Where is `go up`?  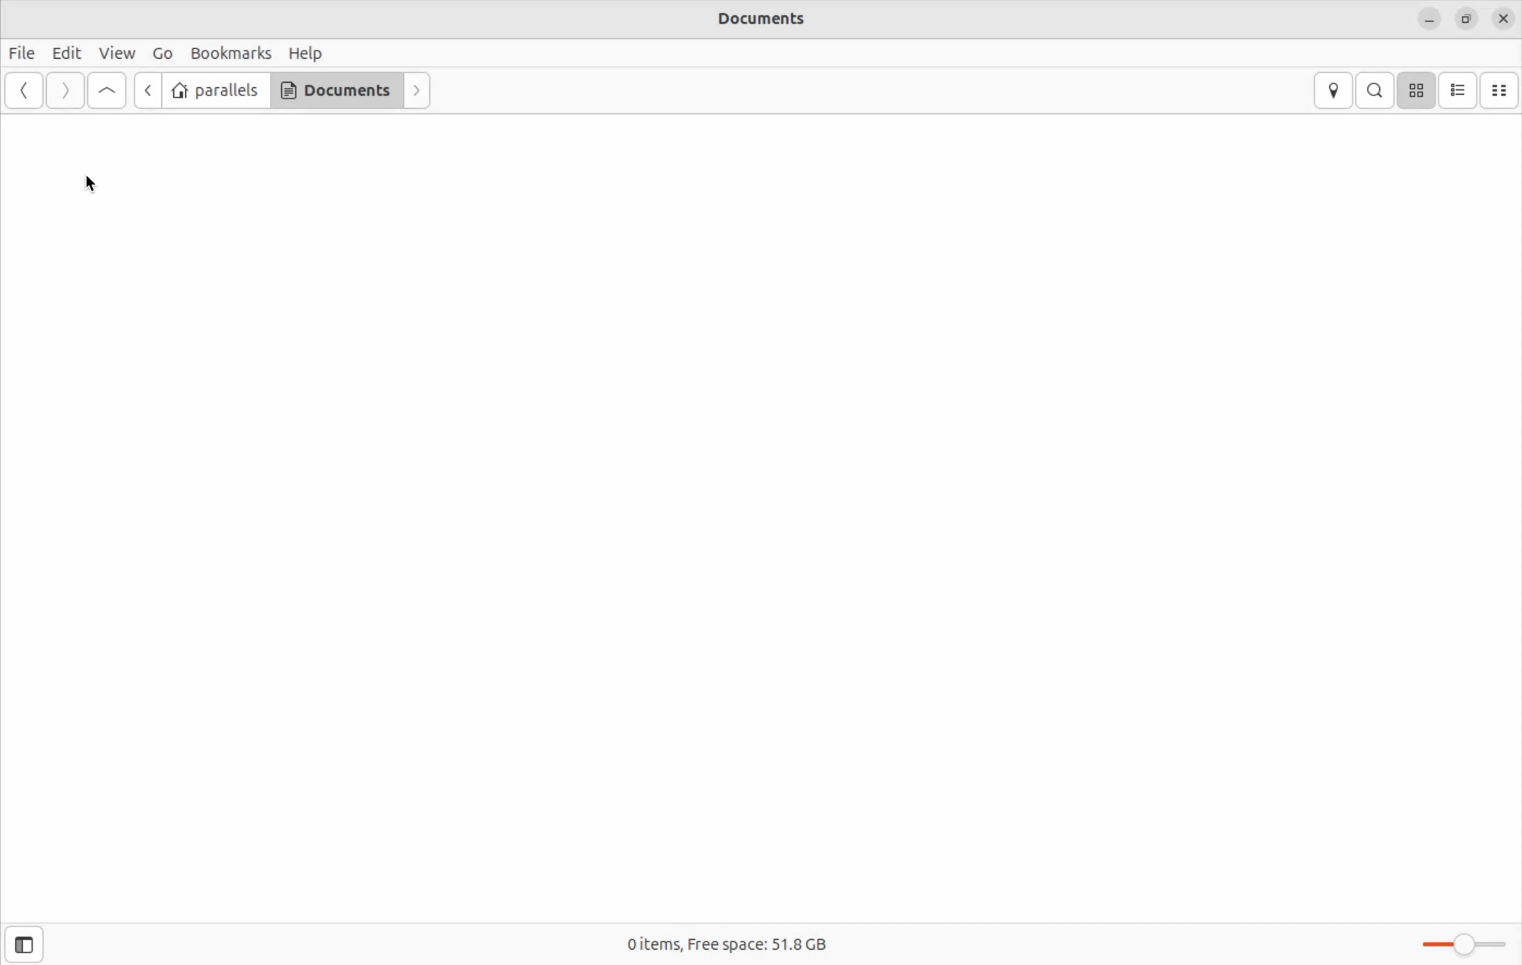
go up is located at coordinates (104, 90).